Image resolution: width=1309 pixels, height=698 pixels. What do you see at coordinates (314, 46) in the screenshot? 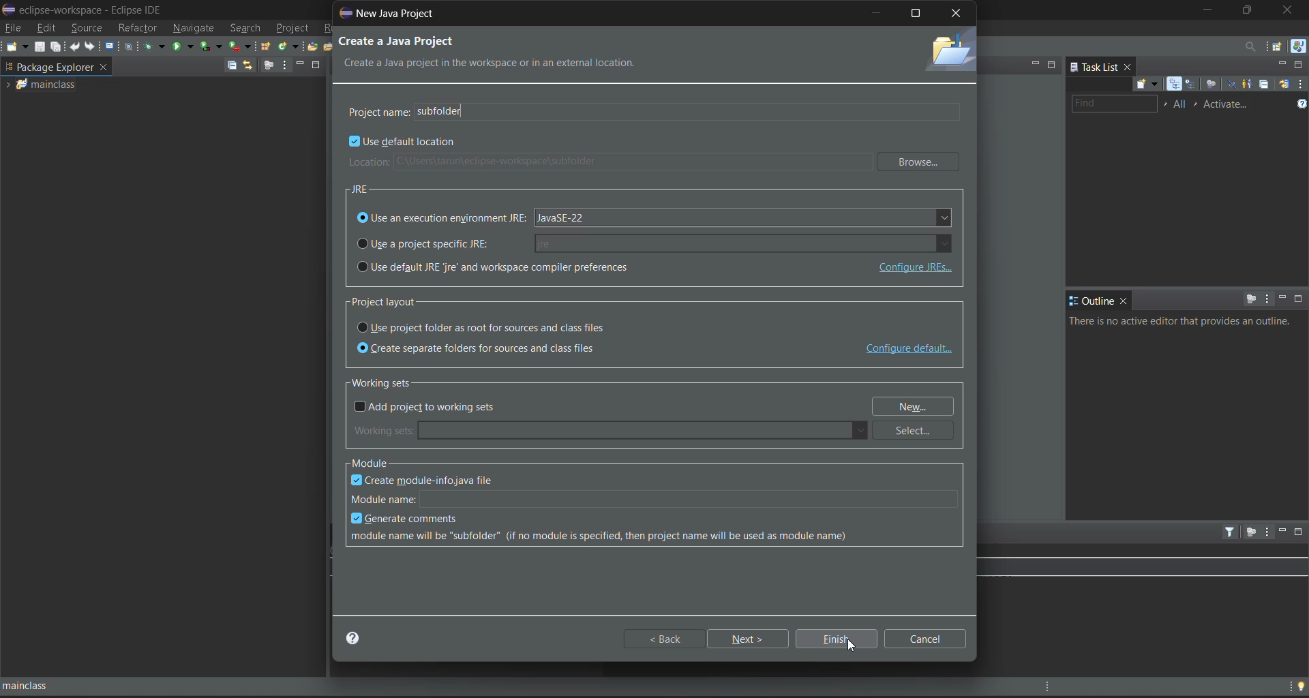
I see `open type` at bounding box center [314, 46].